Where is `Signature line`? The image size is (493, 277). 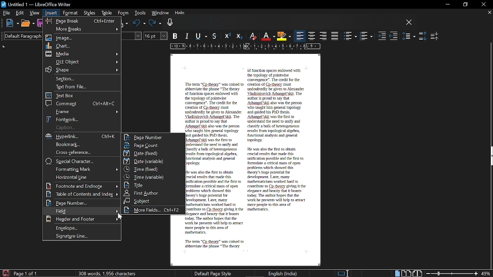
Signature line is located at coordinates (84, 236).